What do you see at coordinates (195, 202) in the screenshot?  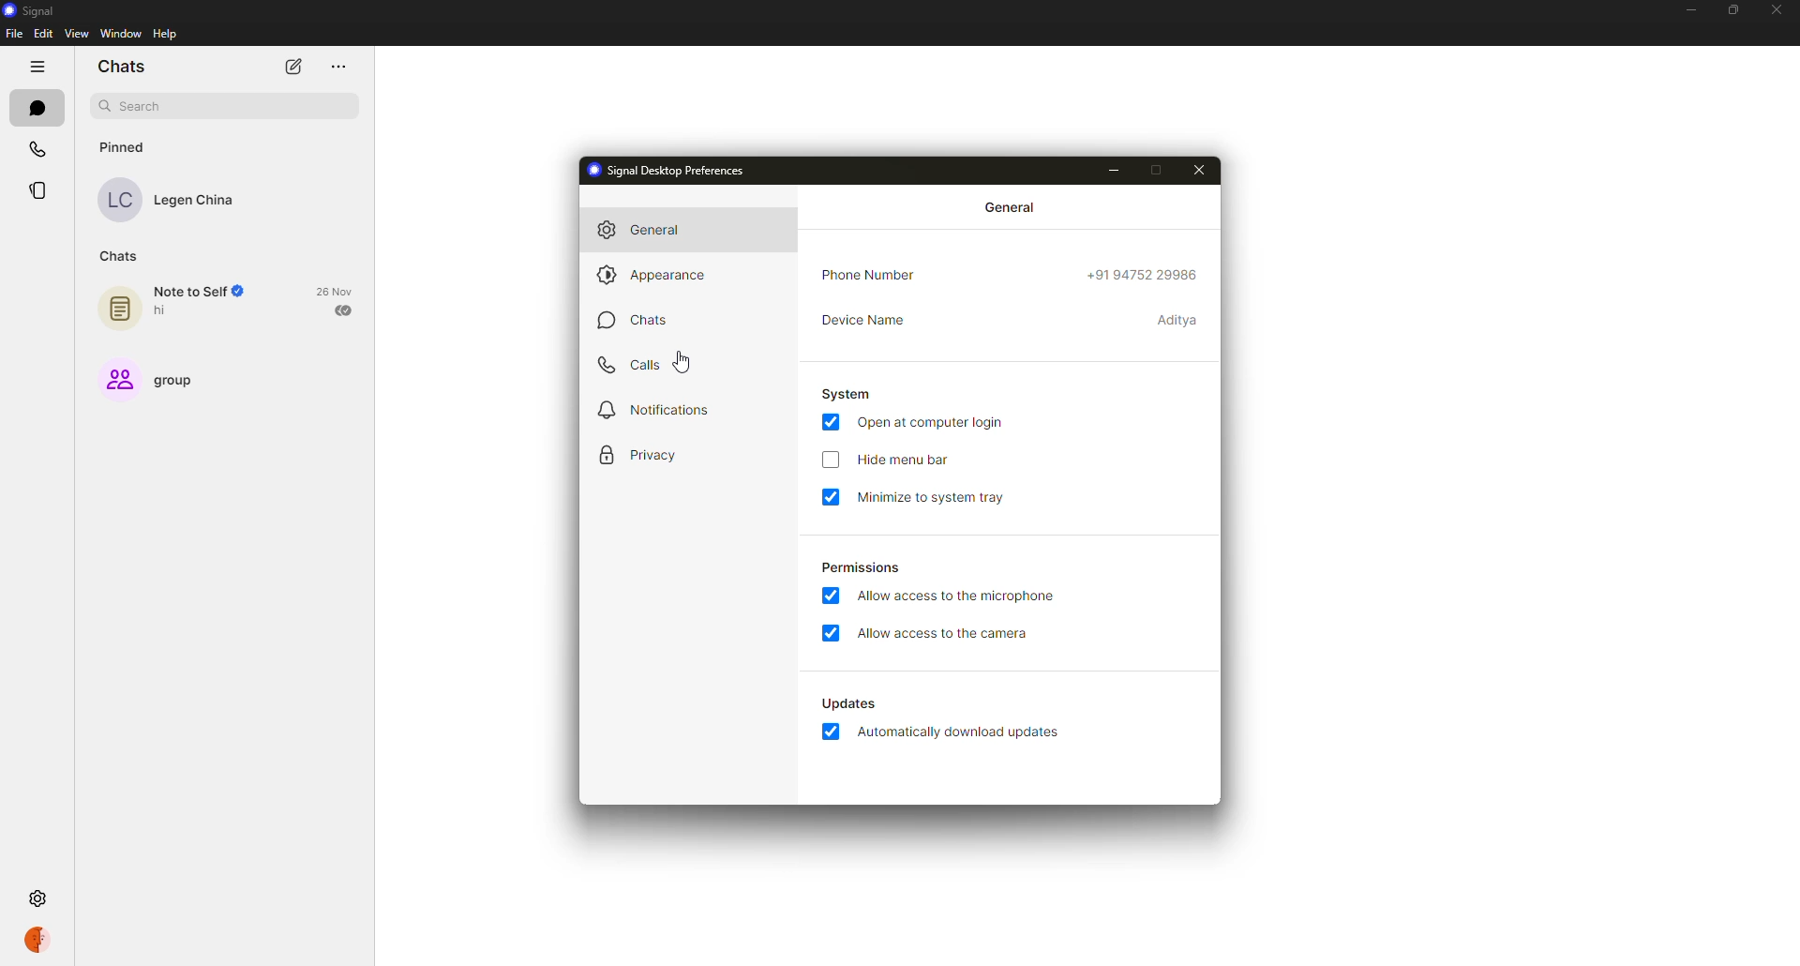 I see `Legen China` at bounding box center [195, 202].